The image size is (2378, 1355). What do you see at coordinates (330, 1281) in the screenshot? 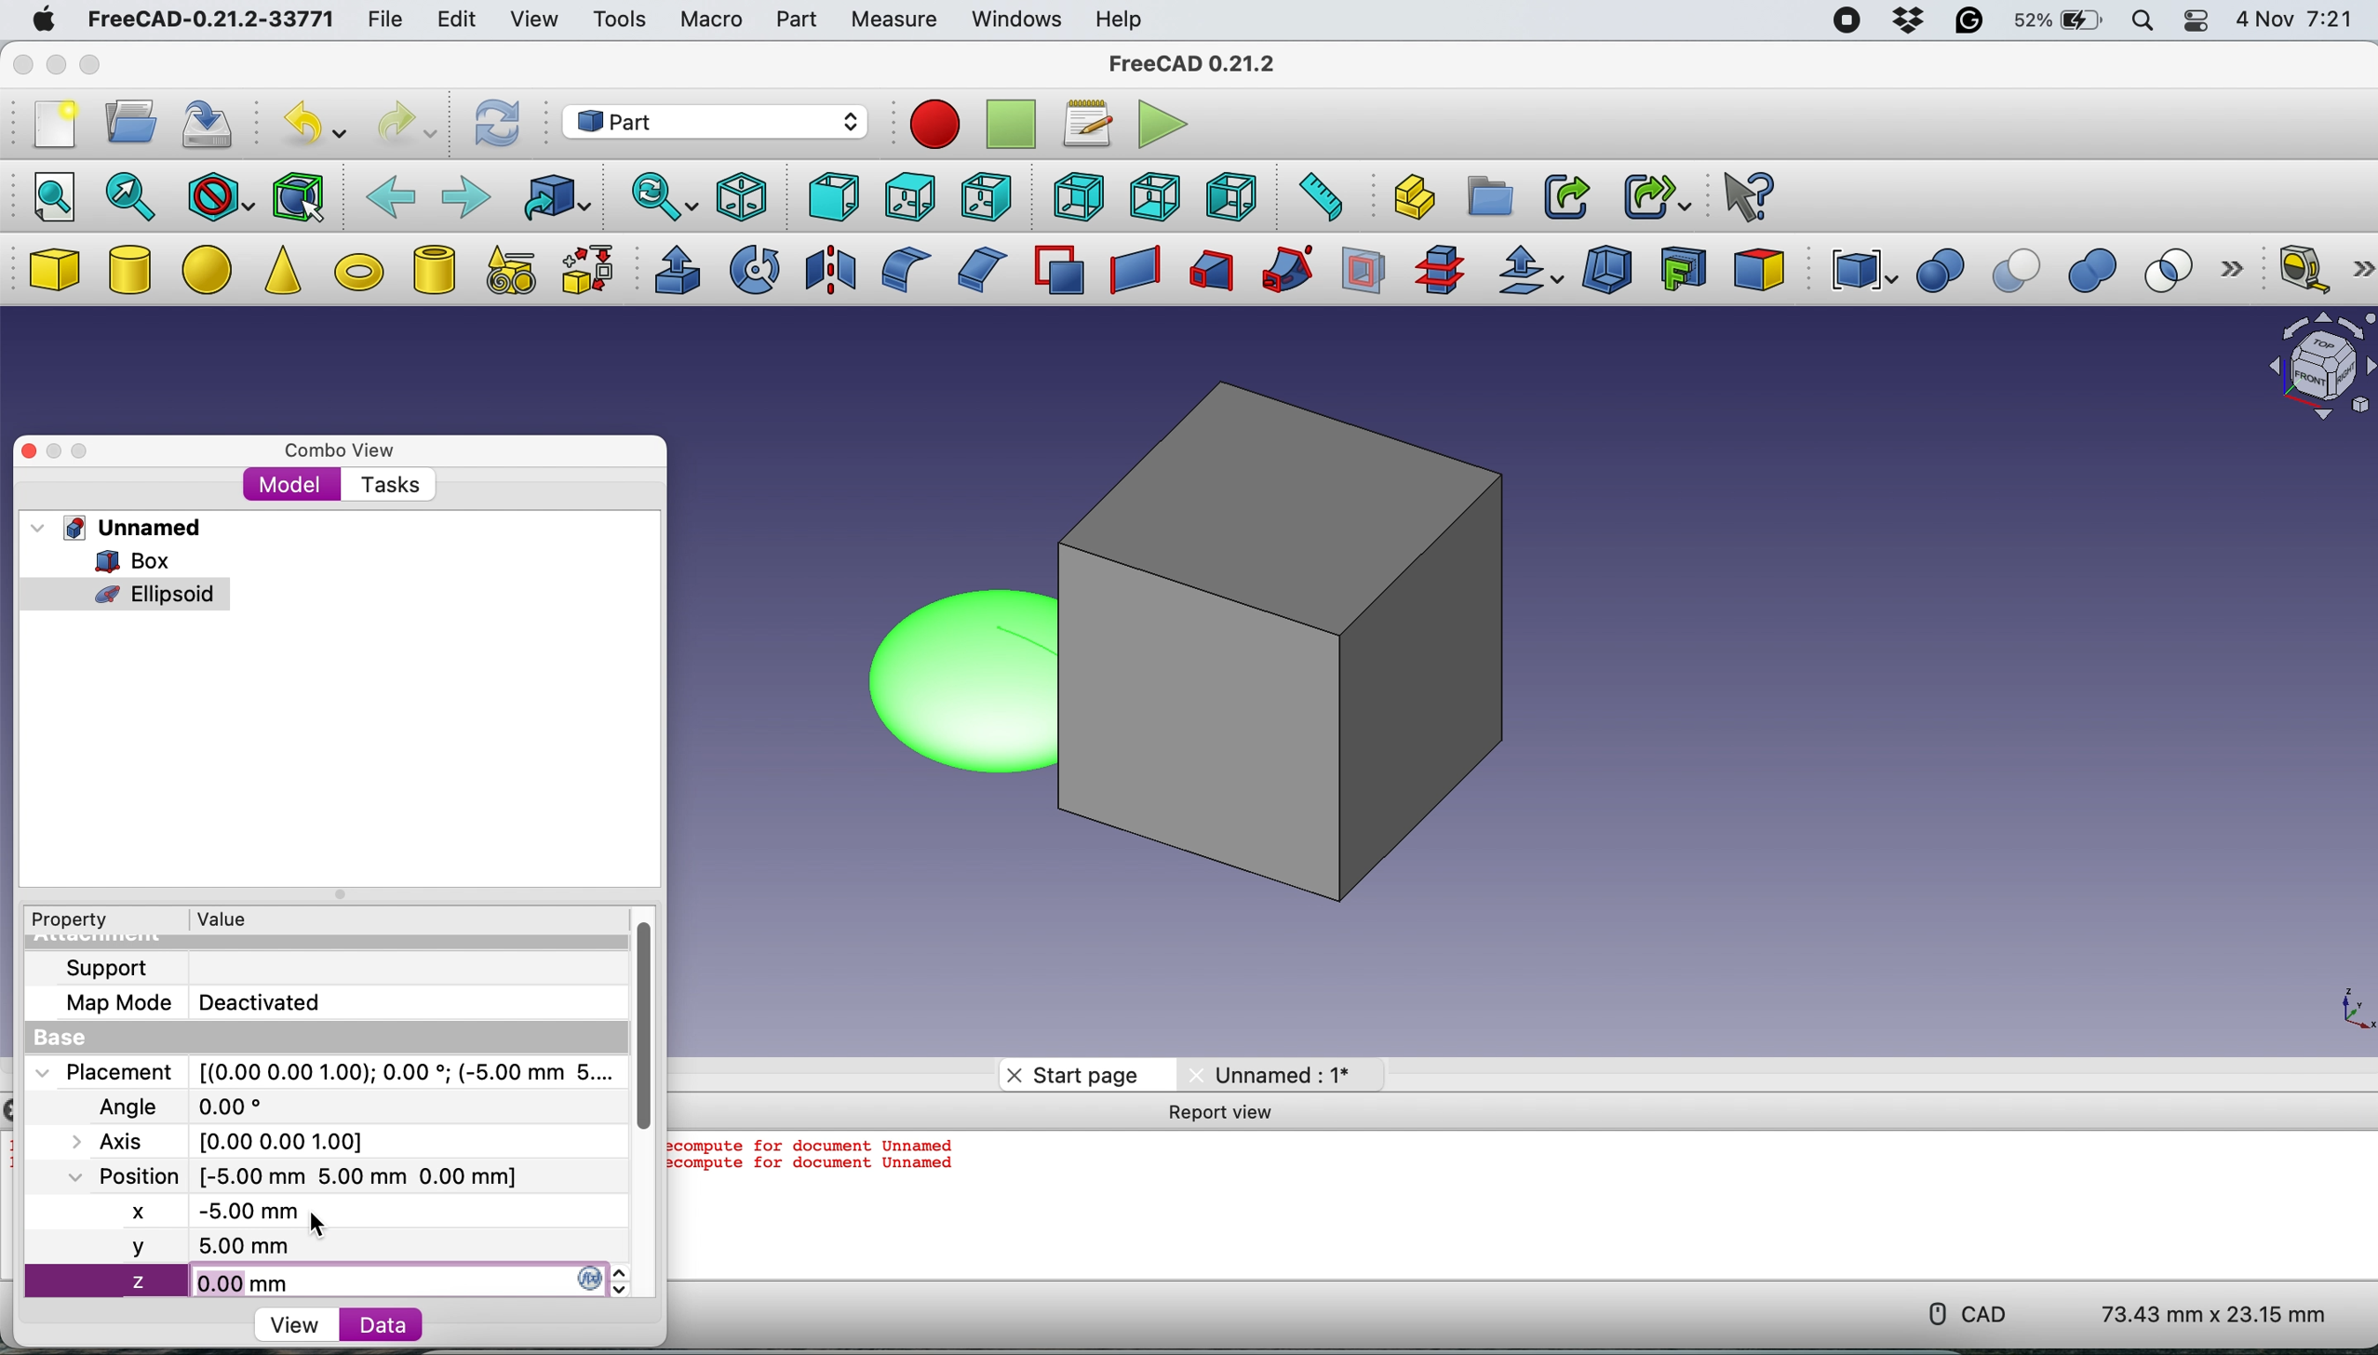
I see `z 0.00 mm` at bounding box center [330, 1281].